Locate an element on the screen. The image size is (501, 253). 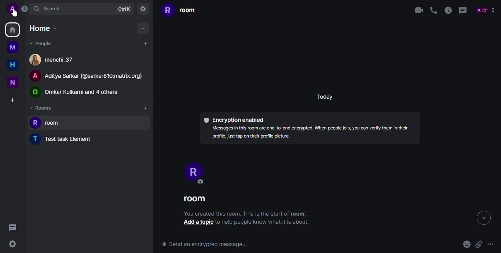
home is located at coordinates (12, 29).